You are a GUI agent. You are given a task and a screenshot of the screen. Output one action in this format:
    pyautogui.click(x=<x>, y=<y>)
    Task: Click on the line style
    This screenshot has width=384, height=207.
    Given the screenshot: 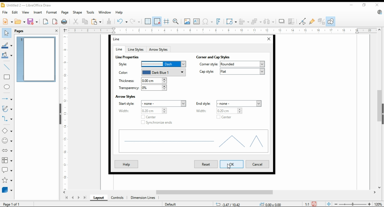 What is the action you would take?
    pyautogui.click(x=151, y=64)
    